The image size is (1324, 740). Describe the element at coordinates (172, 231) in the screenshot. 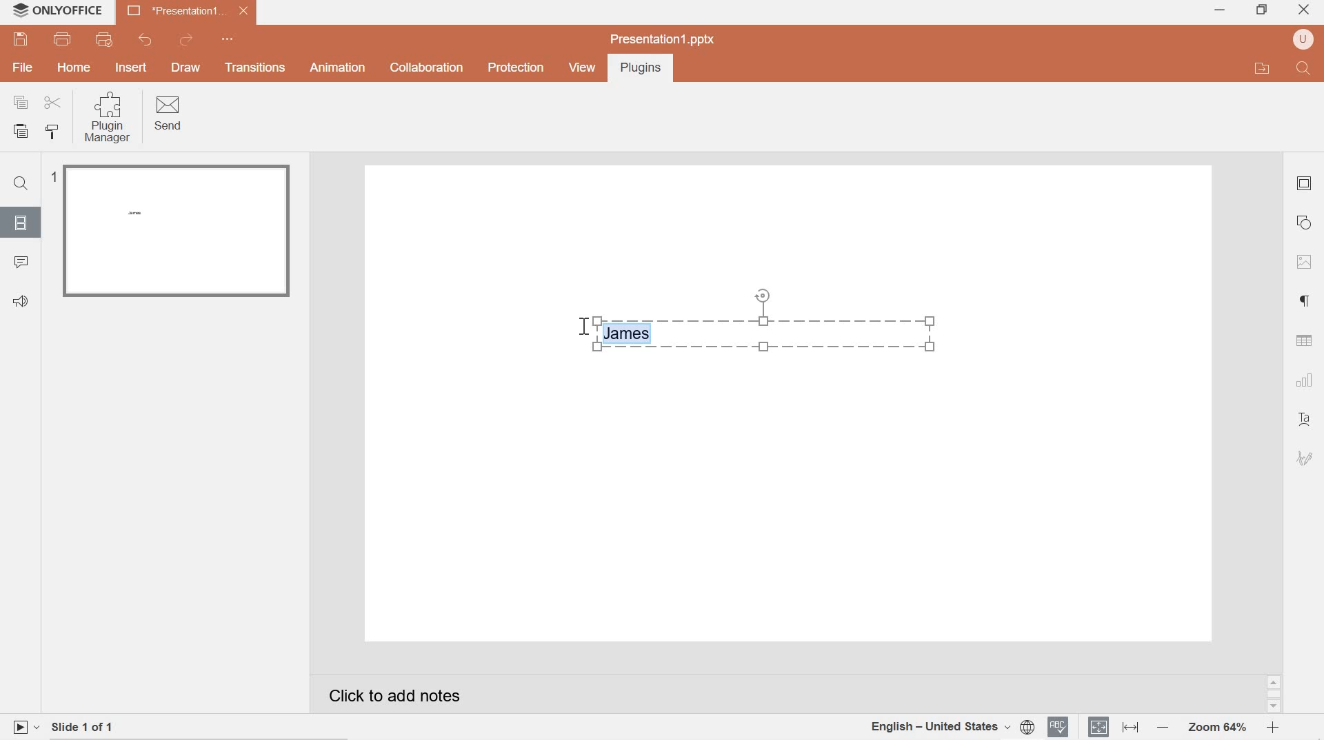

I see `slide 1` at that location.